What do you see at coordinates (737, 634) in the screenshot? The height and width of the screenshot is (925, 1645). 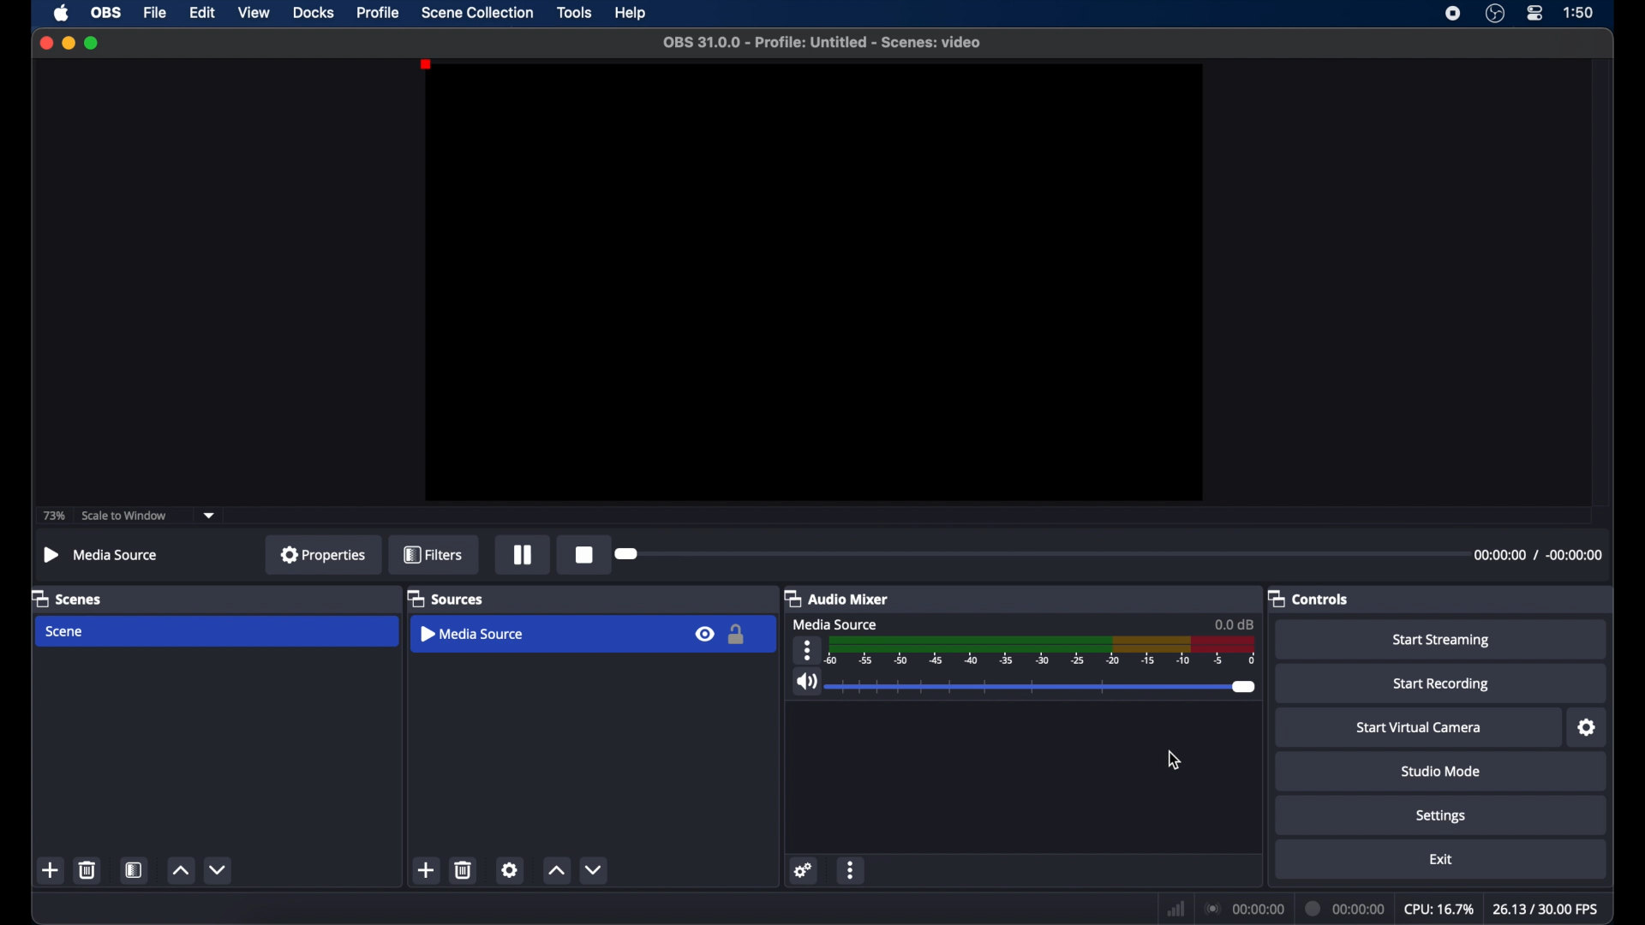 I see `lock icon` at bounding box center [737, 634].